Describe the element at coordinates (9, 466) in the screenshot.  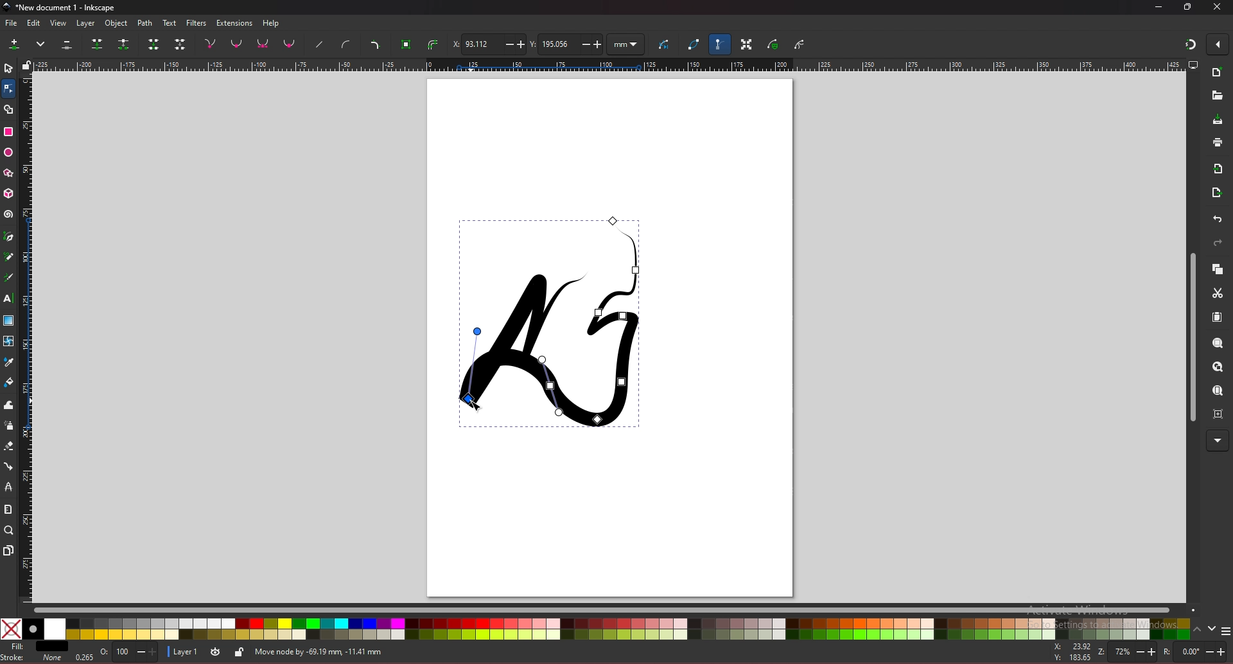
I see `connector` at that location.